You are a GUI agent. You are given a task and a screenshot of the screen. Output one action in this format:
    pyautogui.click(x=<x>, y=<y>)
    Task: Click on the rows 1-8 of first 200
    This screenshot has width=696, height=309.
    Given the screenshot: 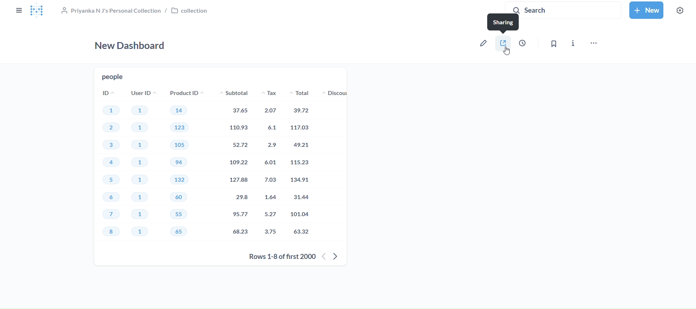 What is the action you would take?
    pyautogui.click(x=279, y=257)
    